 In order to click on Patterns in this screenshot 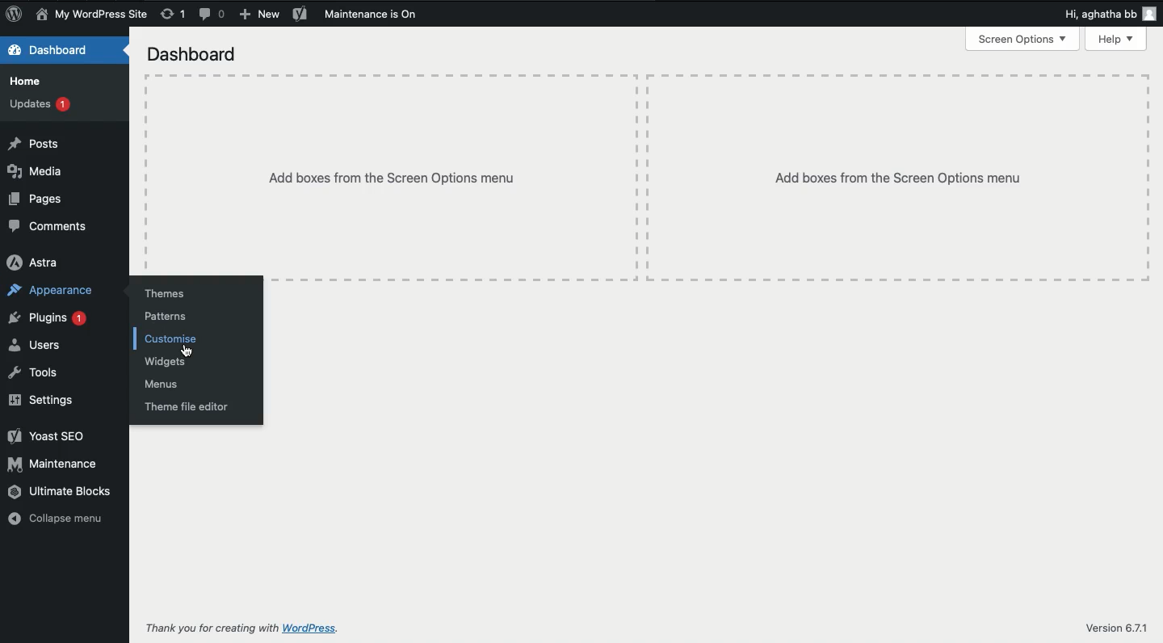, I will do `click(166, 316)`.